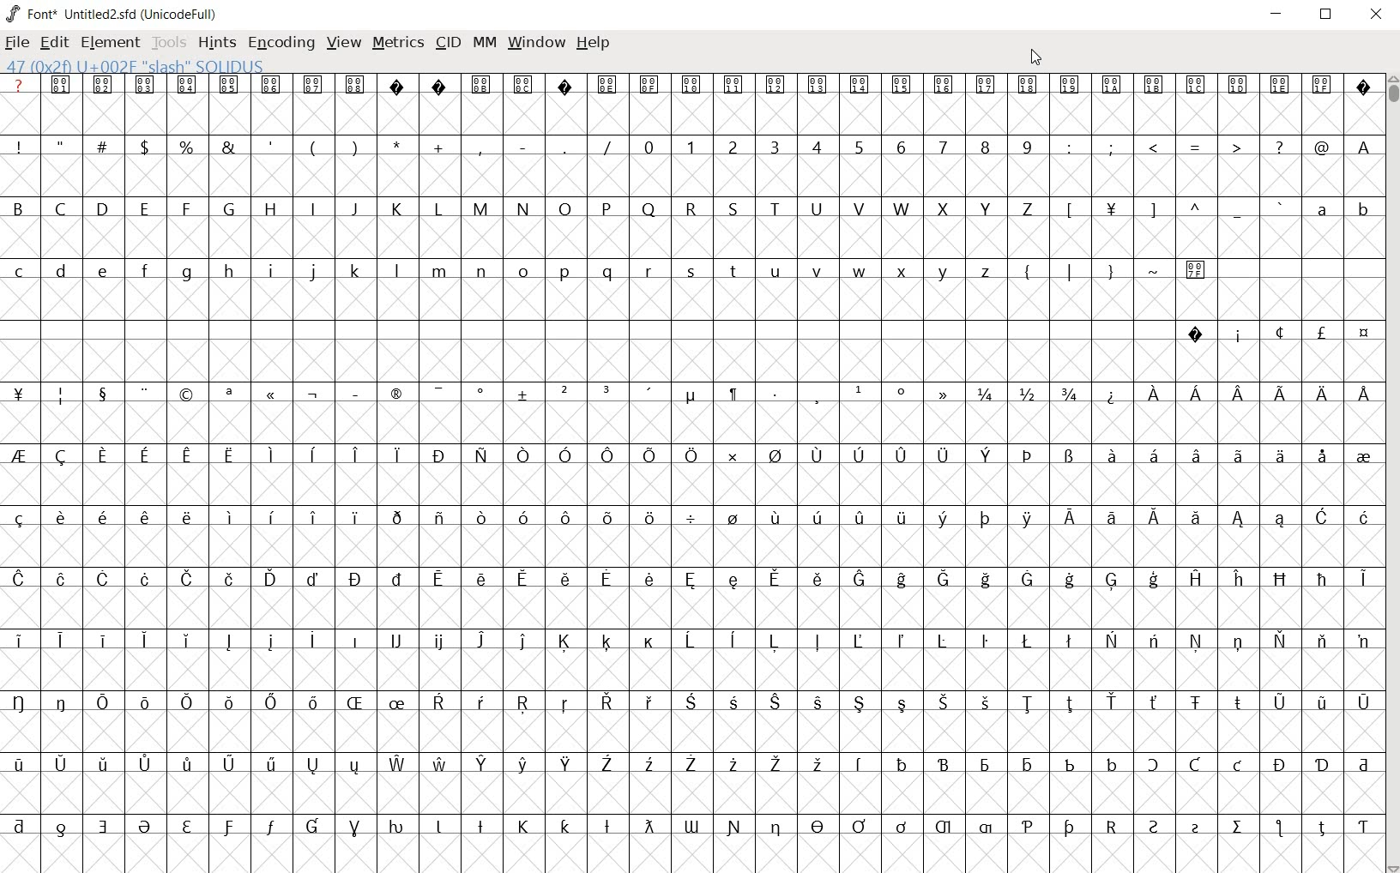 This screenshot has width=1400, height=873. I want to click on empty cells, so click(699, 422).